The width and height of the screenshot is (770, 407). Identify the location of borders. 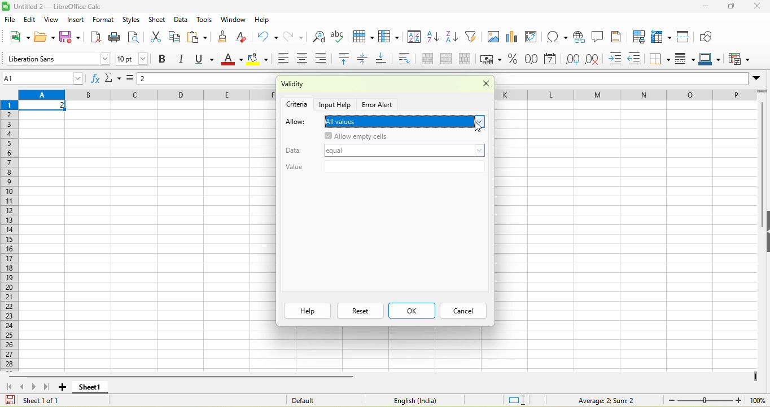
(660, 59).